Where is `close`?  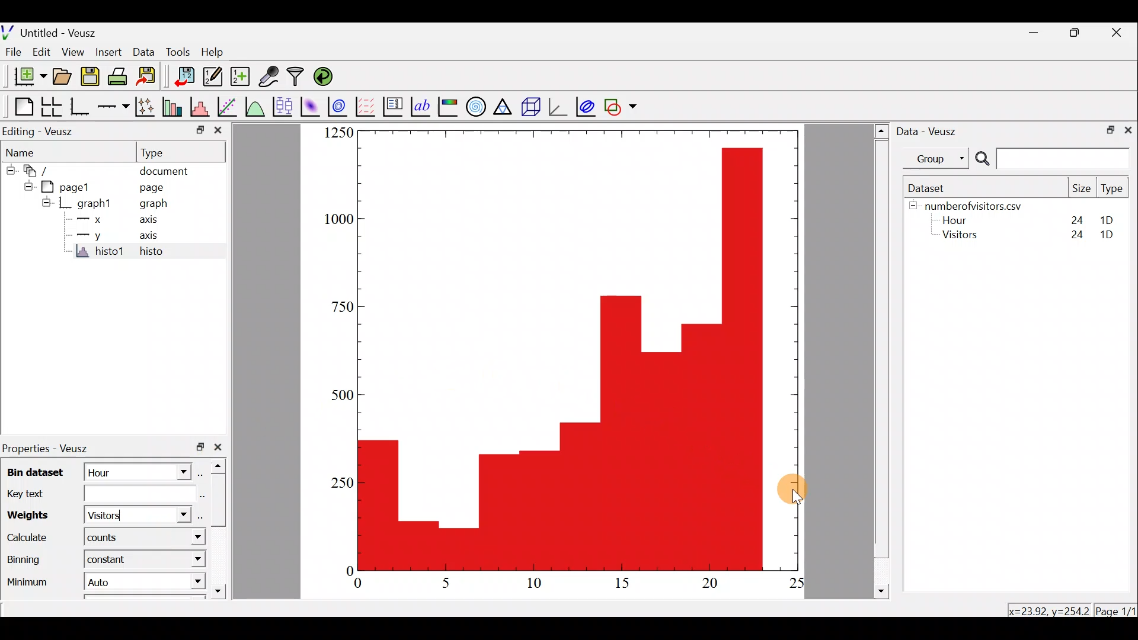 close is located at coordinates (218, 449).